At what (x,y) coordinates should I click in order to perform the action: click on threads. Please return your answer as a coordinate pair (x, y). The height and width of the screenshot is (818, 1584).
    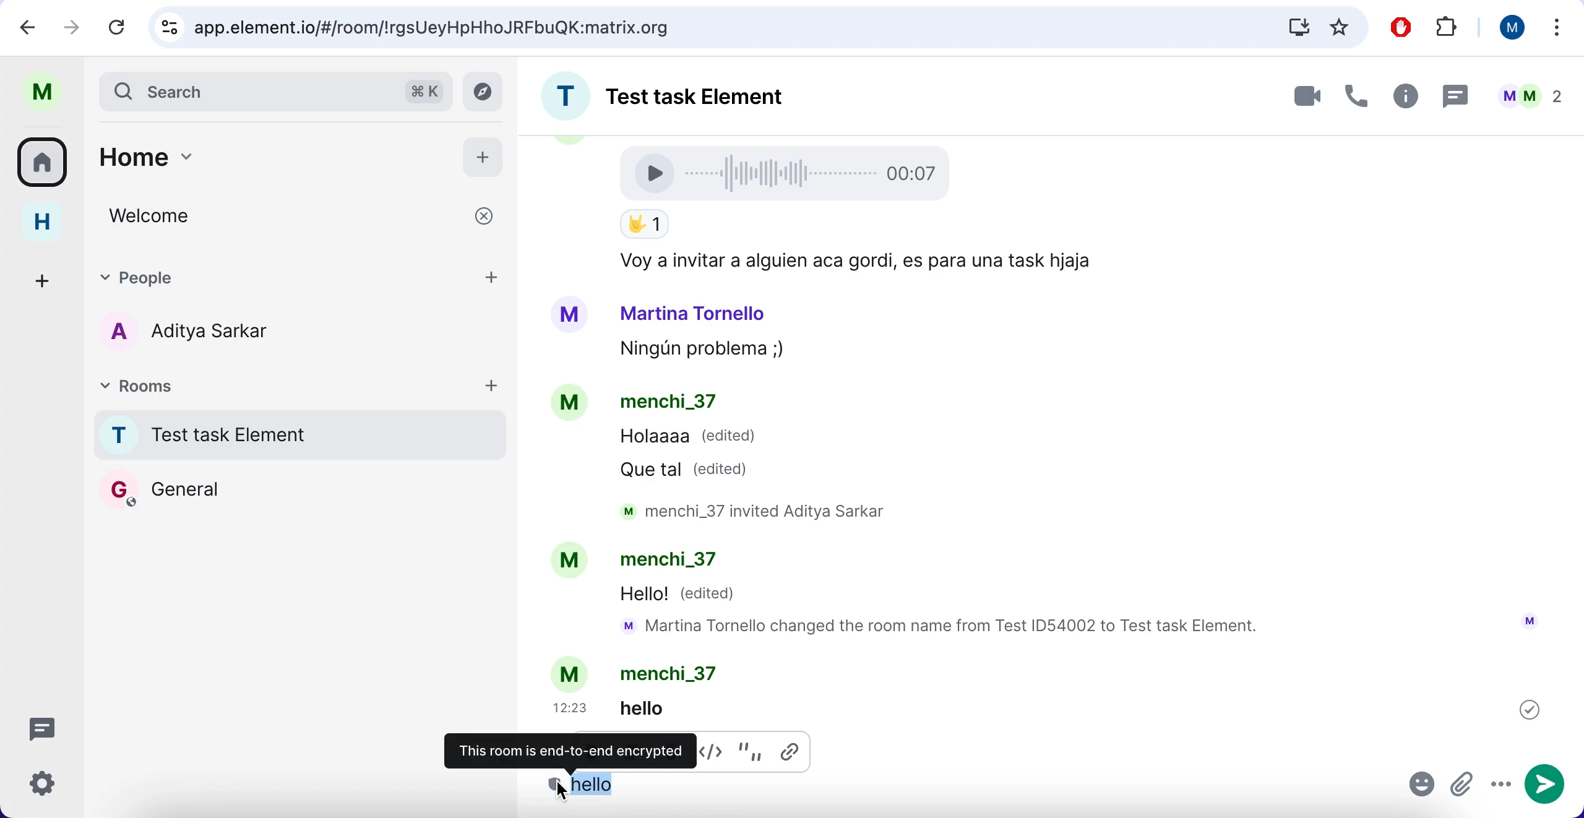
    Looking at the image, I should click on (49, 728).